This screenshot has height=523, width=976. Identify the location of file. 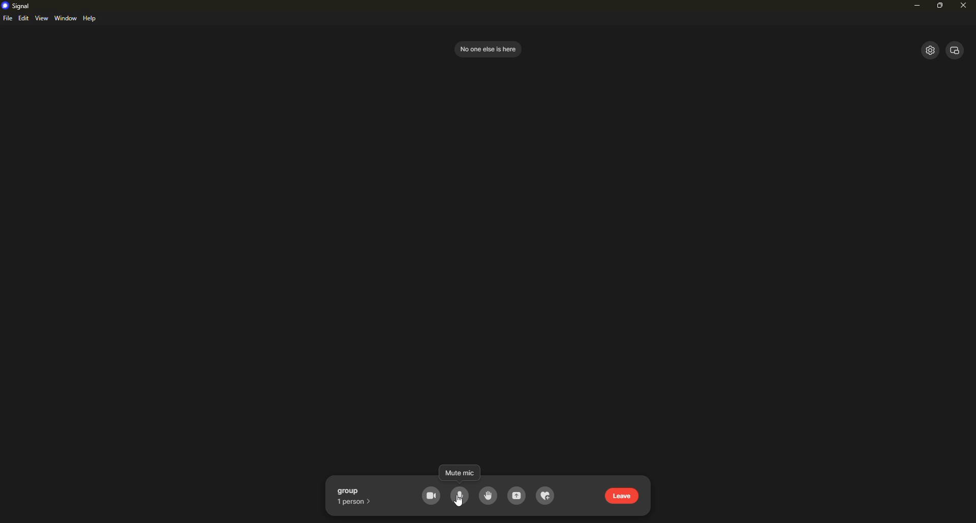
(8, 19).